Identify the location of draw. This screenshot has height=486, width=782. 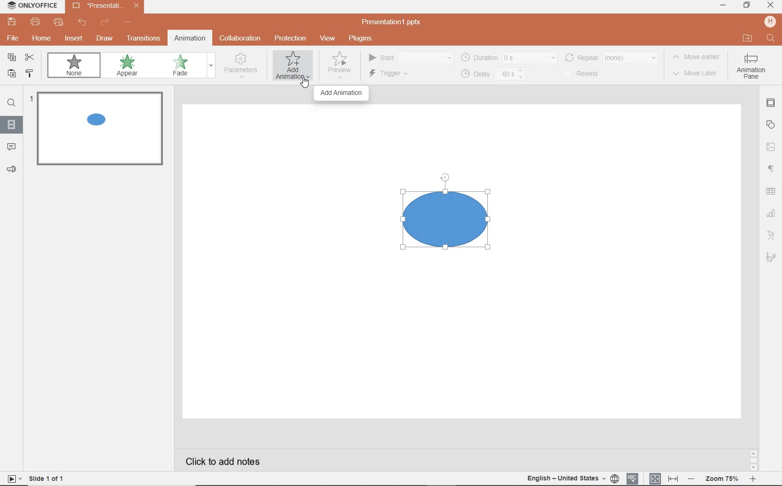
(105, 38).